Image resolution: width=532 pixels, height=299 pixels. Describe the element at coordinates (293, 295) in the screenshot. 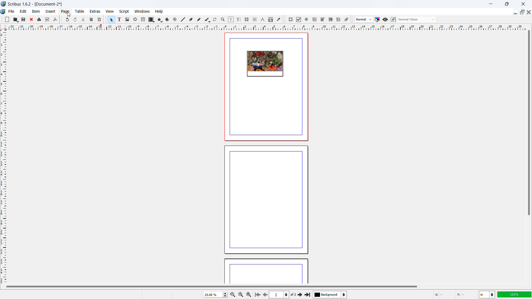

I see `of 3` at that location.